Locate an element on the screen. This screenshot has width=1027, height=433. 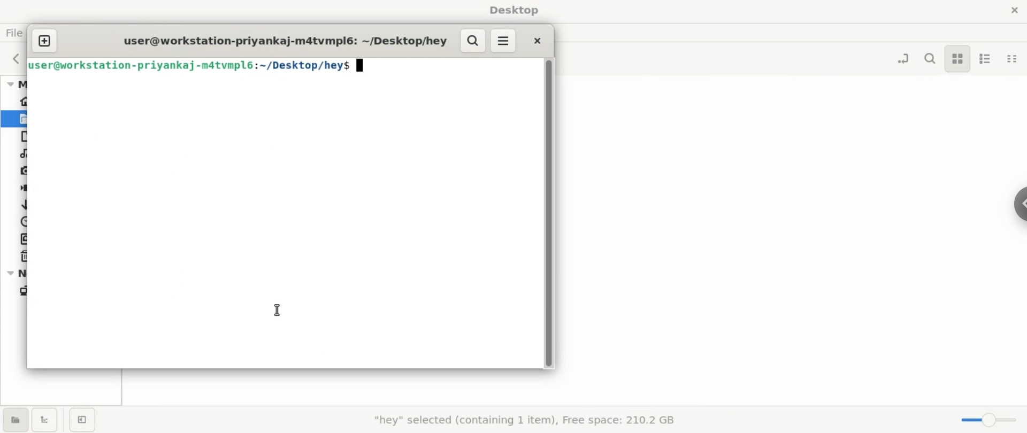
list view is located at coordinates (983, 57).